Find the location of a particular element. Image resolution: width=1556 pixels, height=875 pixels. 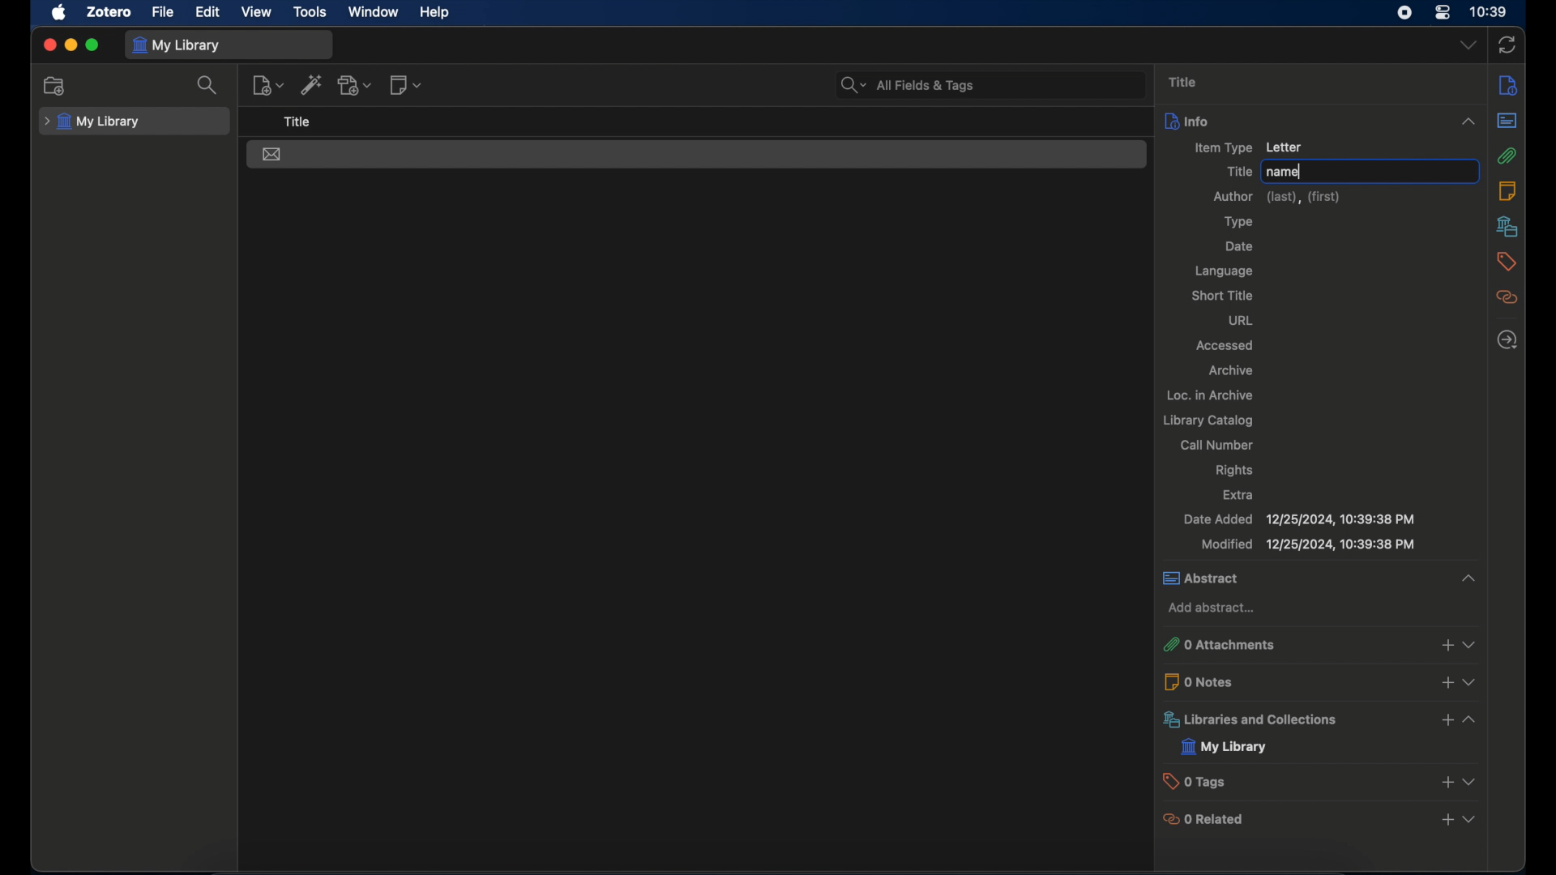

view more is located at coordinates (1471, 719).